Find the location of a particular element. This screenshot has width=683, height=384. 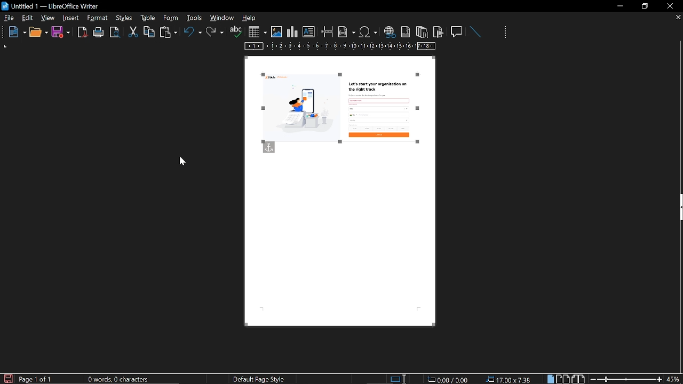

redo is located at coordinates (215, 32).